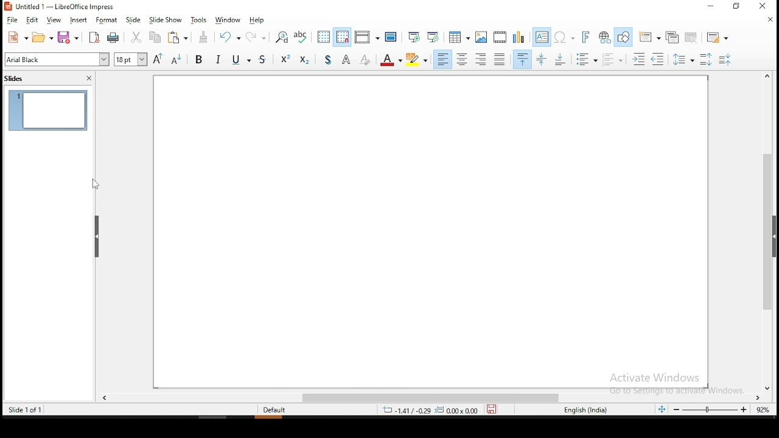  I want to click on cut, so click(135, 37).